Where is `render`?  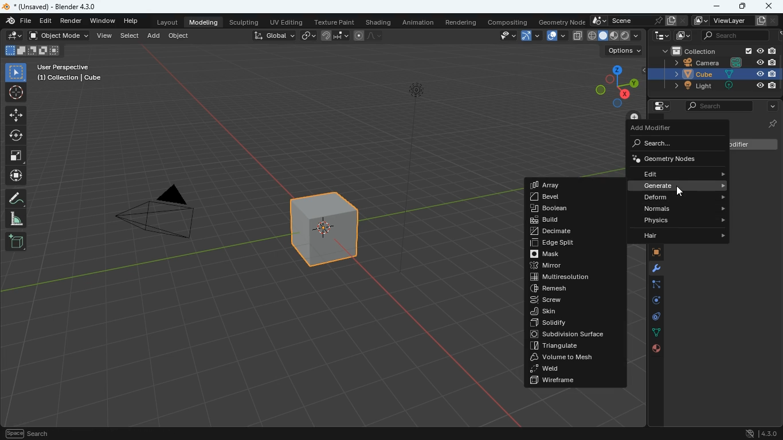
render is located at coordinates (72, 22).